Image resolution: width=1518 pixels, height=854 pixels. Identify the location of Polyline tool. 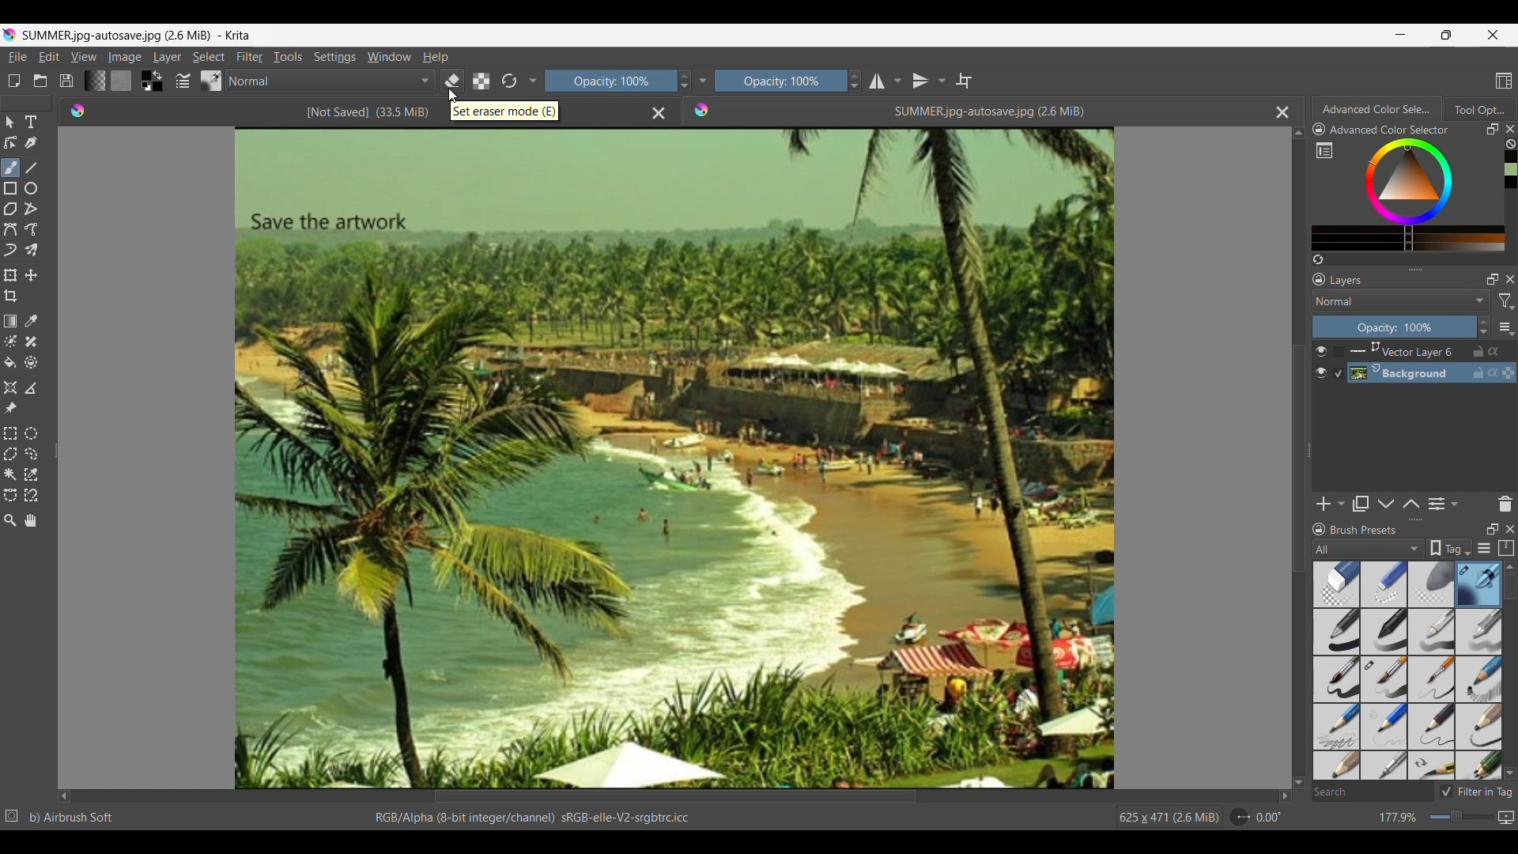
(31, 209).